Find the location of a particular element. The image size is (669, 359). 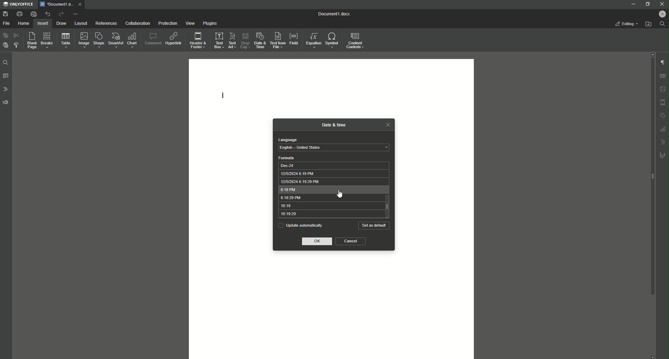

12/5/2024 6:19:29 PM is located at coordinates (331, 182).